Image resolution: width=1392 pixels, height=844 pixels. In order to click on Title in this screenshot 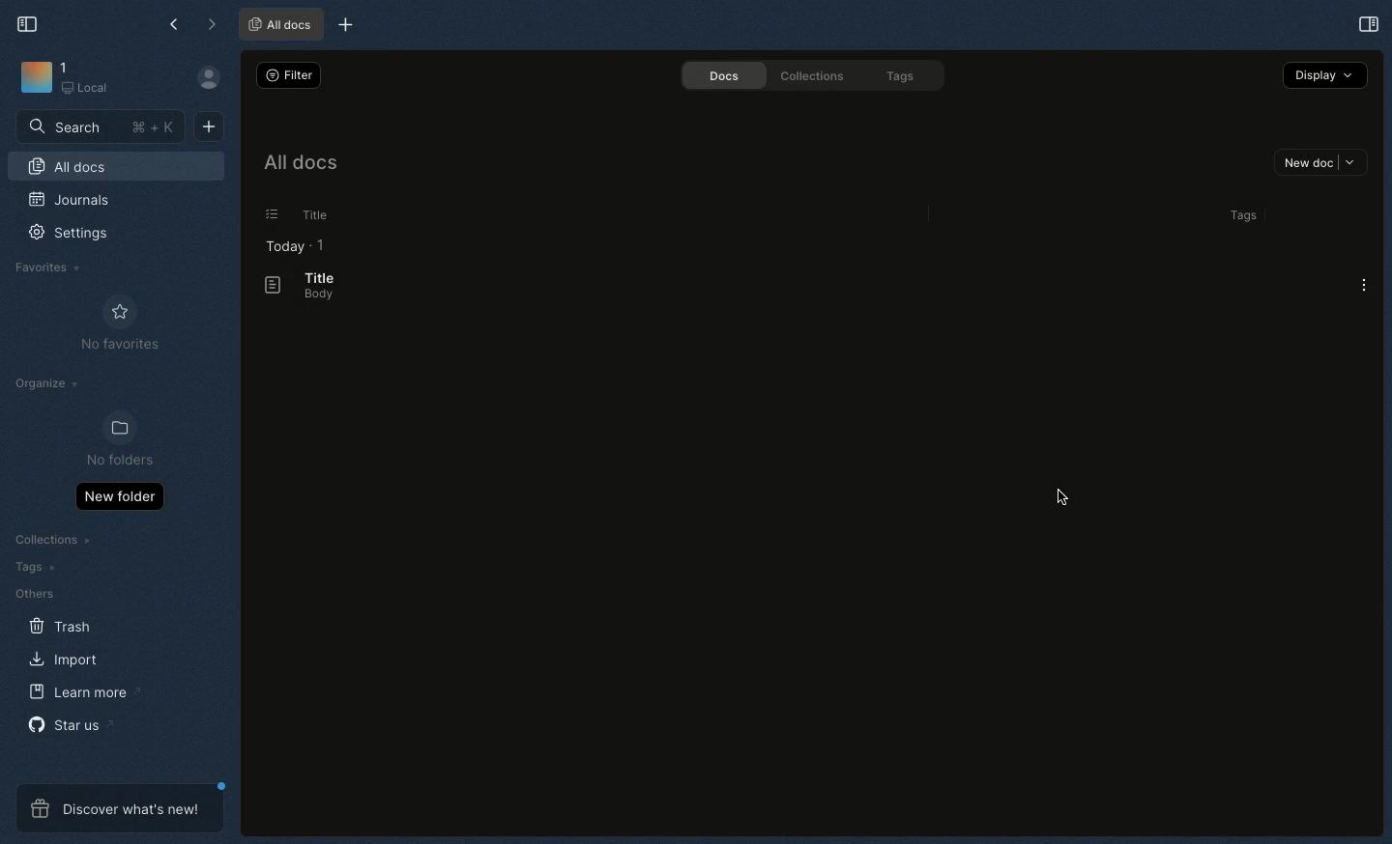, I will do `click(317, 277)`.